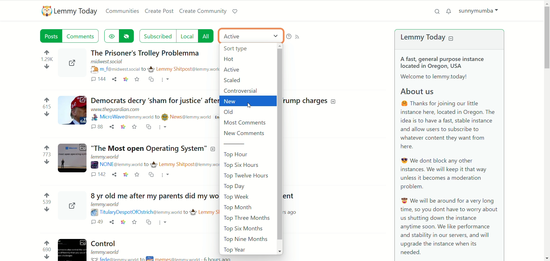 The height and width of the screenshot is (261, 550). I want to click on link, so click(122, 223).